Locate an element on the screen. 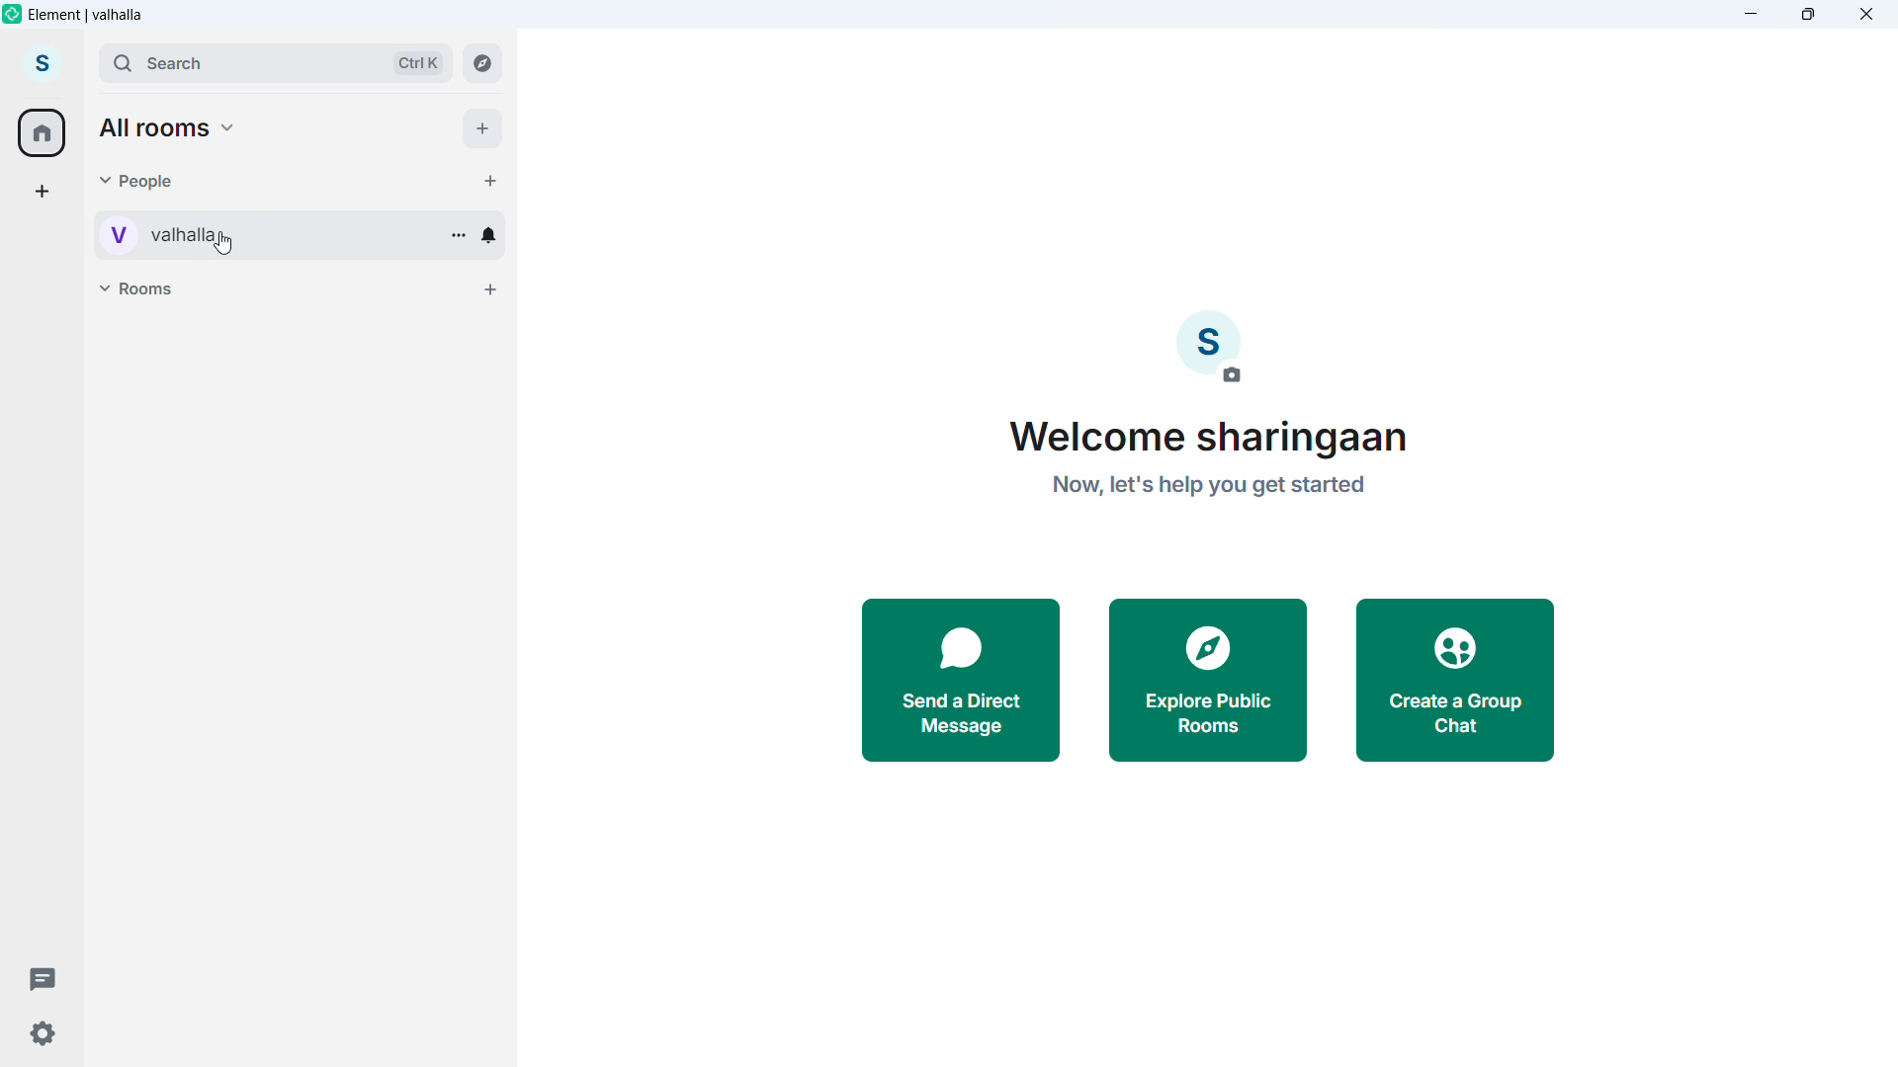 The image size is (1898, 1067). Maximize is located at coordinates (1809, 15).